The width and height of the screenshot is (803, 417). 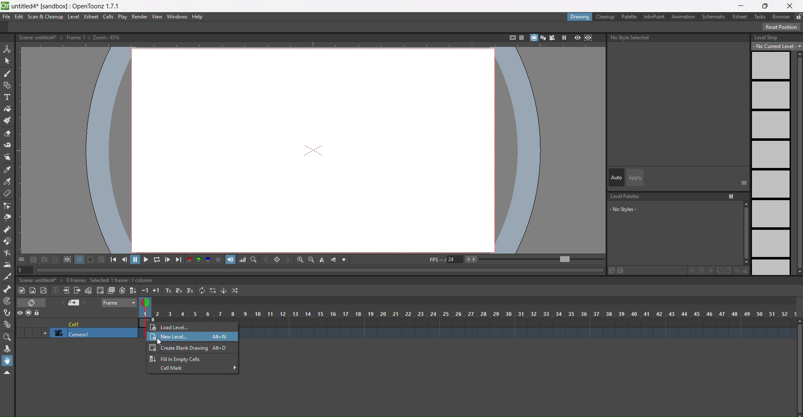 I want to click on magnifier tool, so click(x=7, y=338).